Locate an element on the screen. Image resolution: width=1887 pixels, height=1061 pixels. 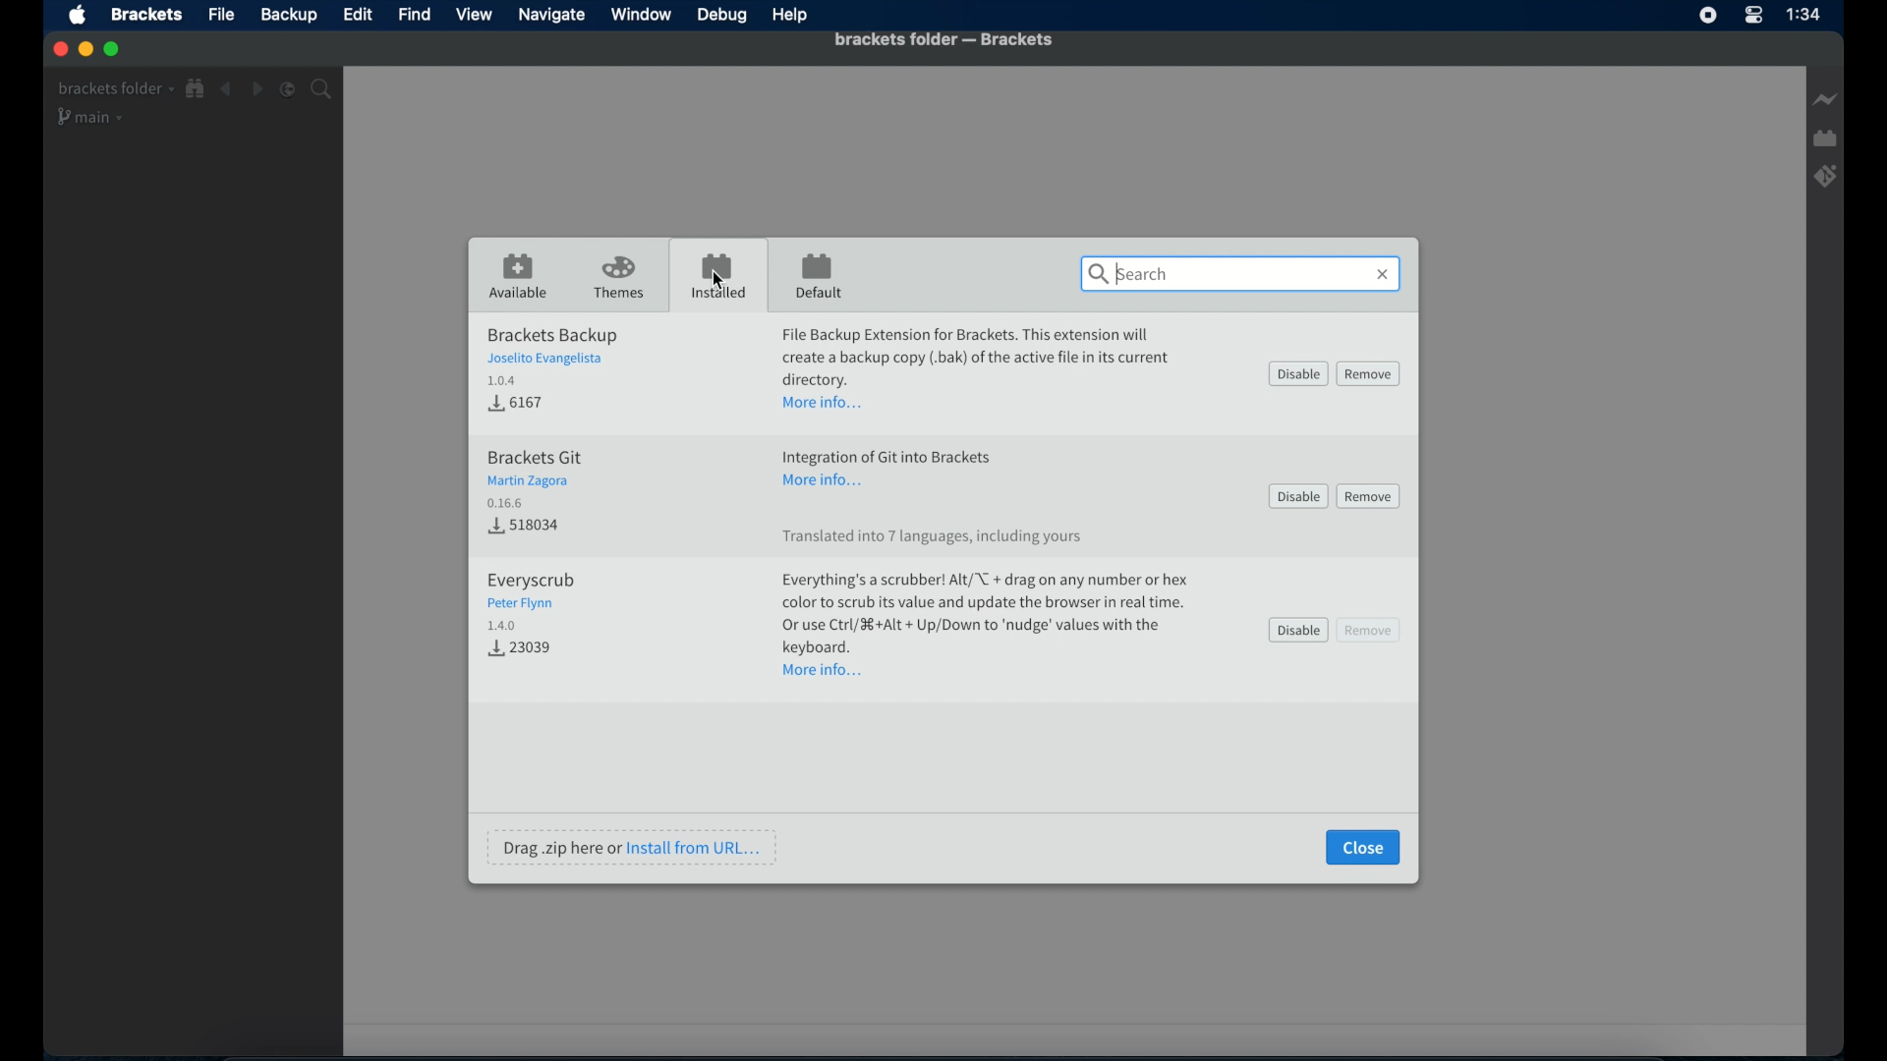
translated into 7 languages, including yours is located at coordinates (938, 537).